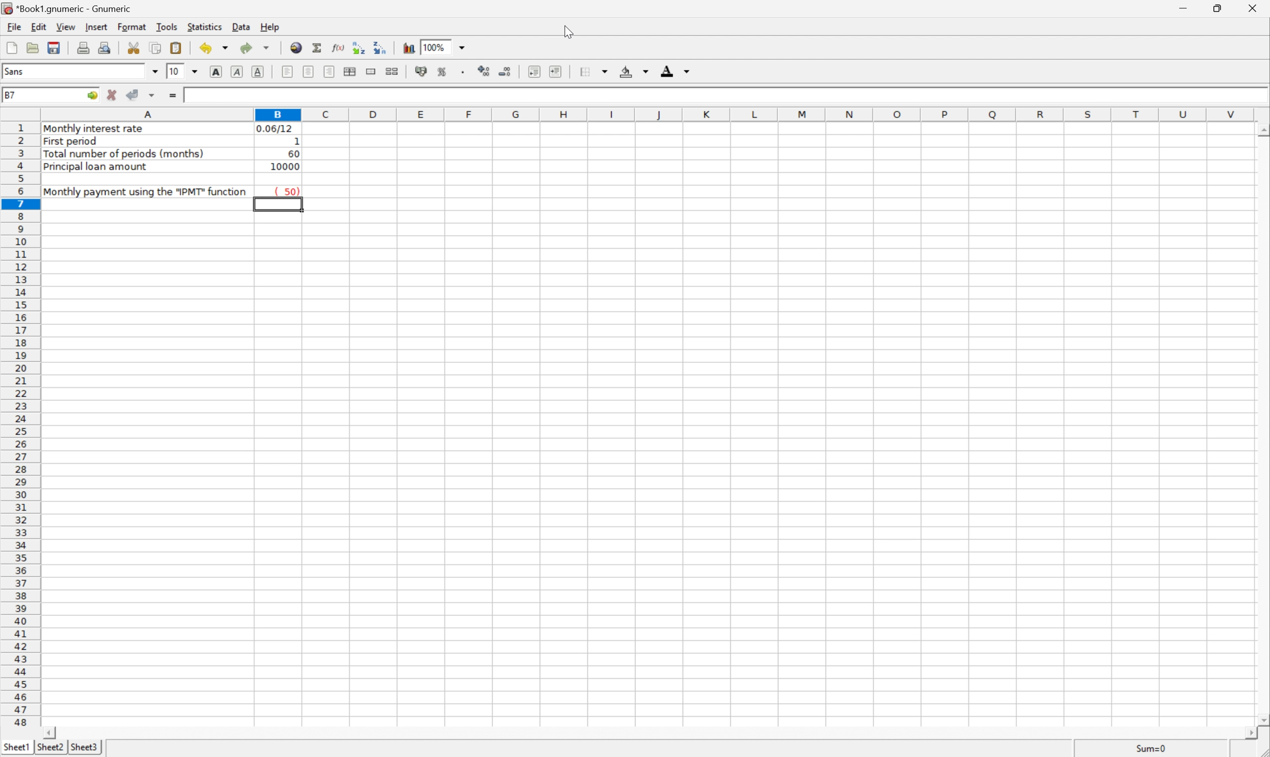 This screenshot has height=757, width=1270. What do you see at coordinates (106, 46) in the screenshot?
I see `Print preview` at bounding box center [106, 46].